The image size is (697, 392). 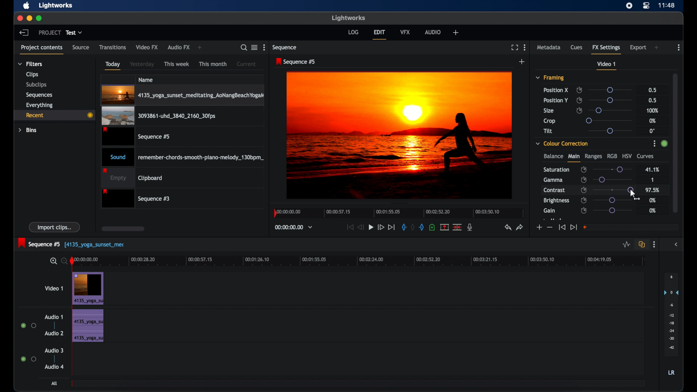 I want to click on saturation, so click(x=557, y=169).